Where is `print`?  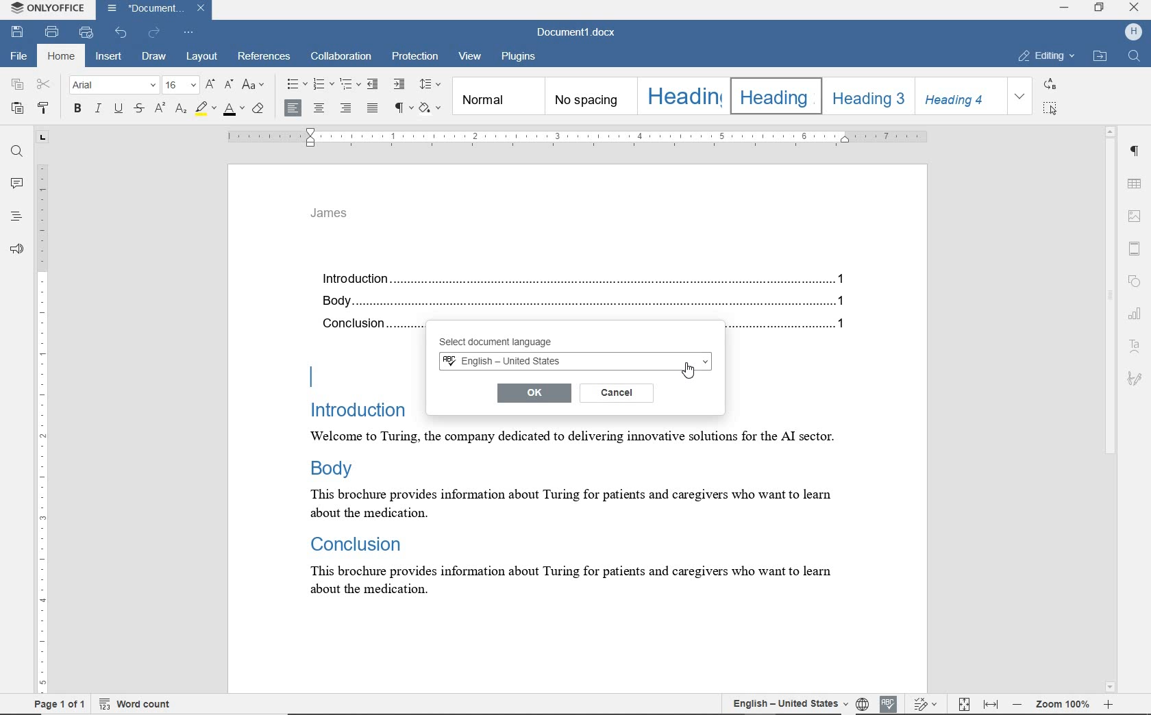
print is located at coordinates (53, 32).